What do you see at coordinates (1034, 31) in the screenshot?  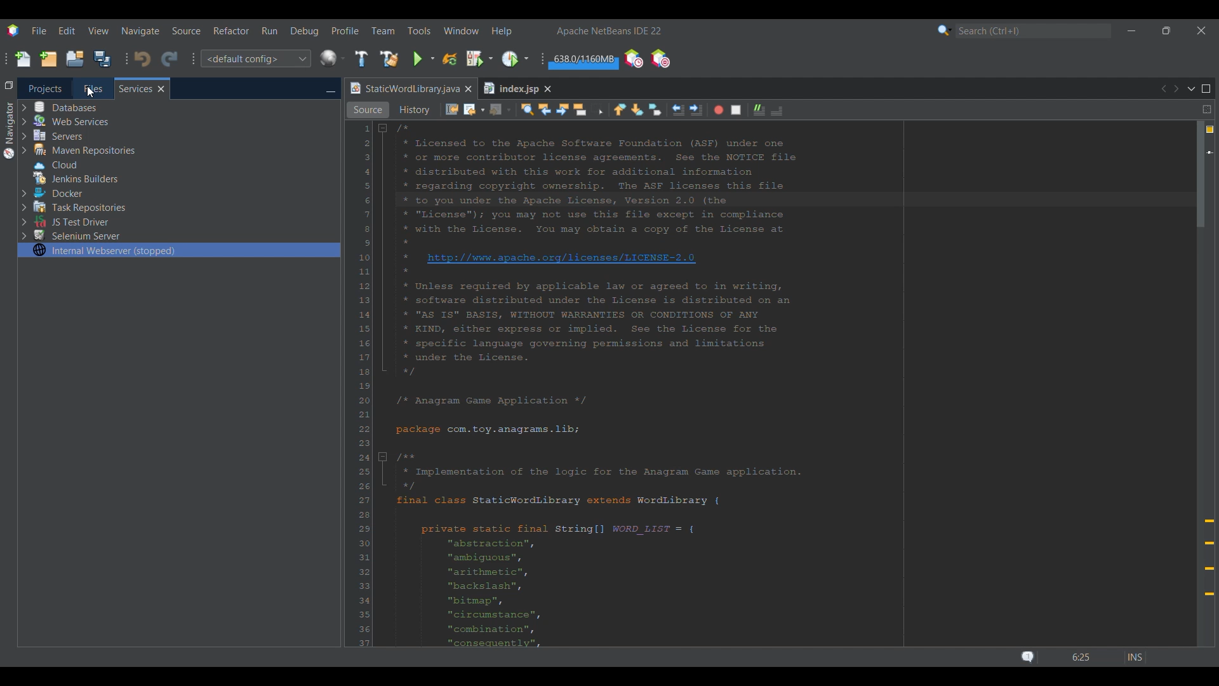 I see `Search` at bounding box center [1034, 31].